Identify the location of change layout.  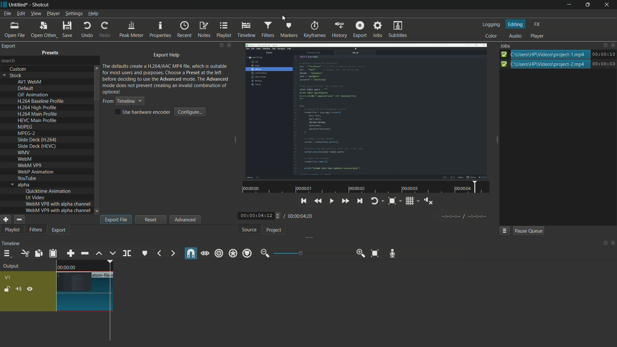
(221, 45).